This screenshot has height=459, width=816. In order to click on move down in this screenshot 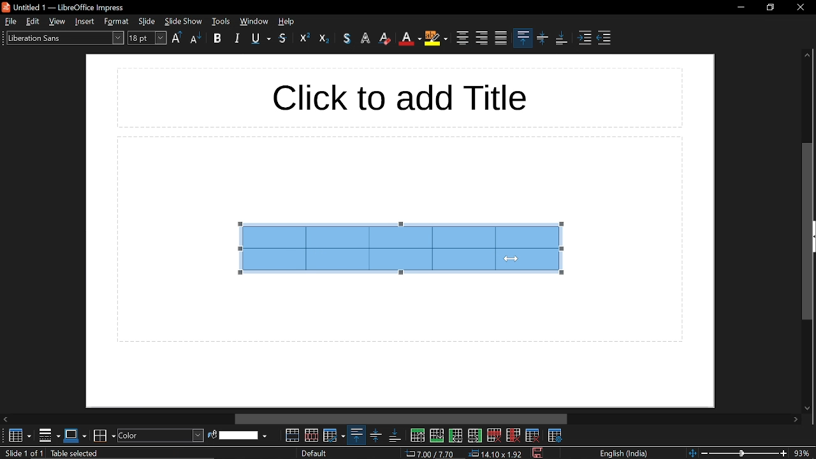, I will do `click(808, 407)`.